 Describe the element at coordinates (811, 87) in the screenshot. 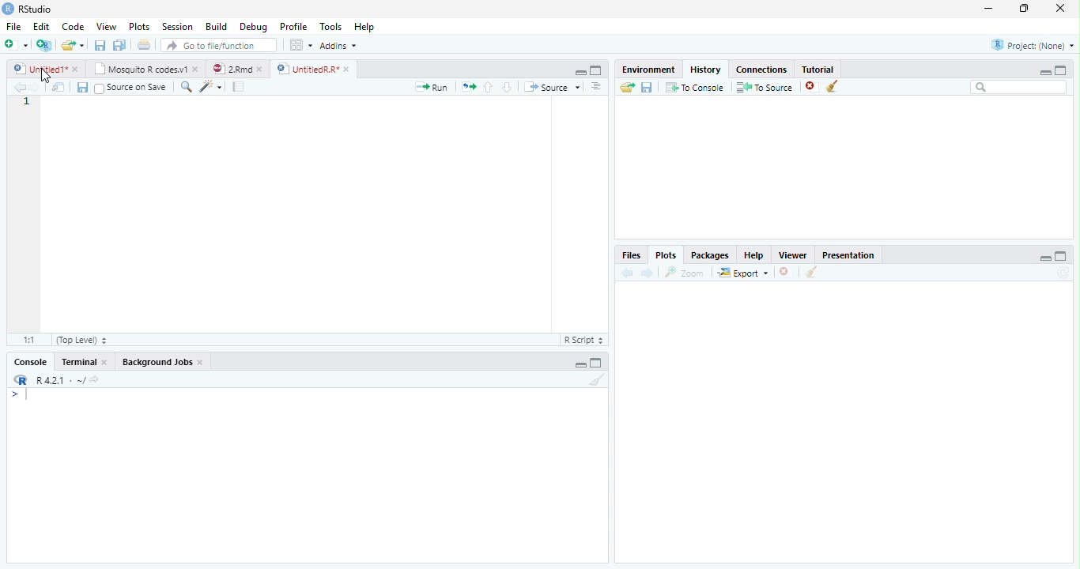

I see `Remove the selected history entries` at that location.